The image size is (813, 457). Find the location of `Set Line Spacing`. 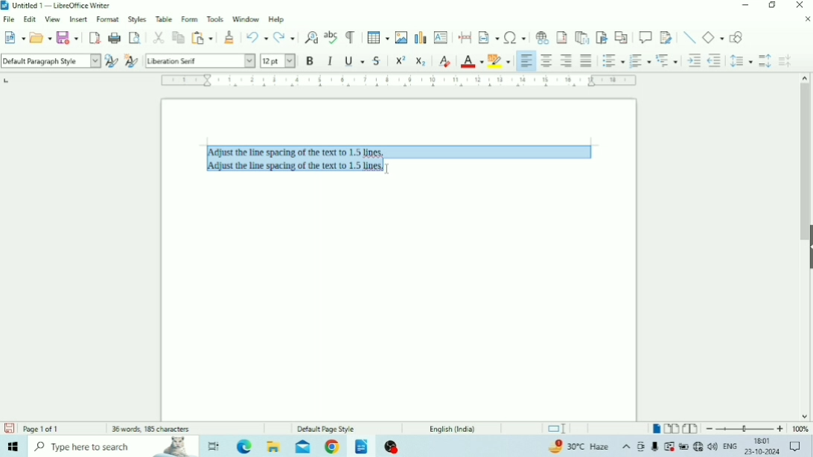

Set Line Spacing is located at coordinates (741, 61).